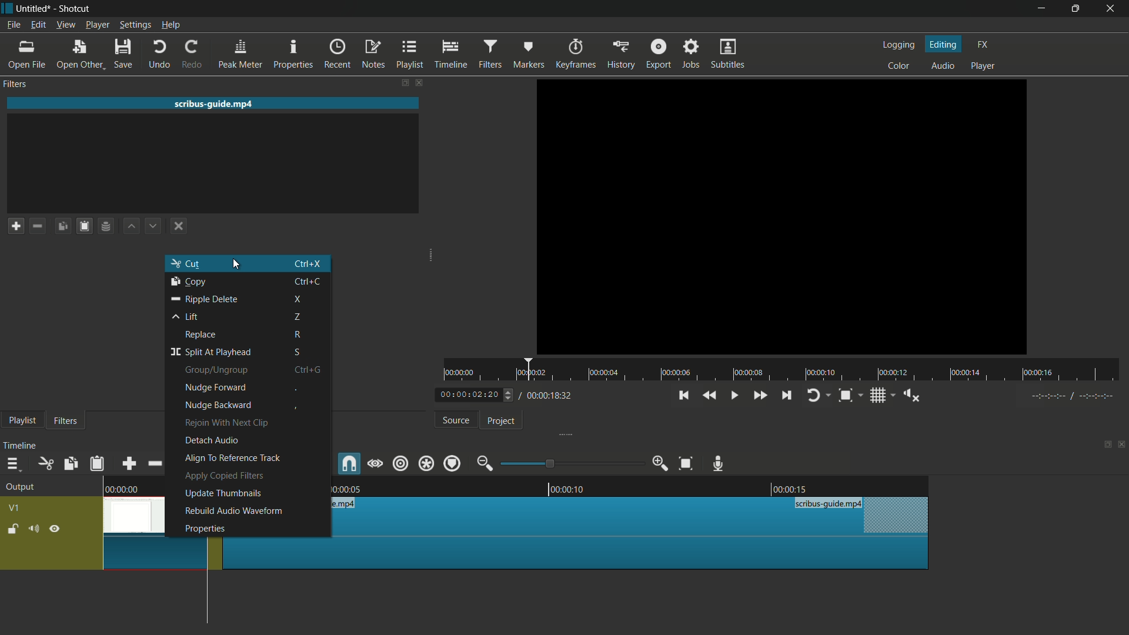  What do you see at coordinates (308, 263) in the screenshot?
I see `keyboard shortcut` at bounding box center [308, 263].